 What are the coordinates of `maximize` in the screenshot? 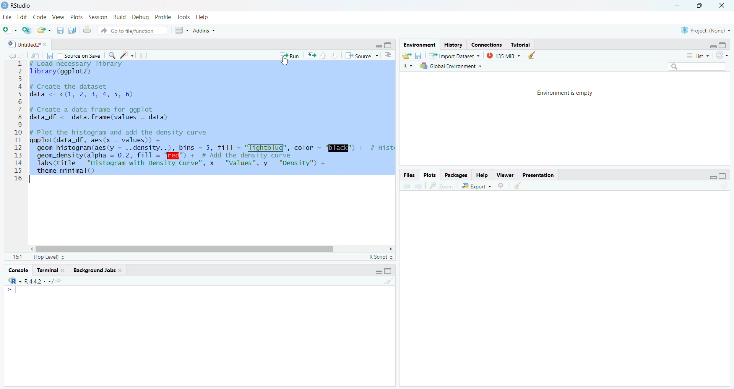 It's located at (388, 45).